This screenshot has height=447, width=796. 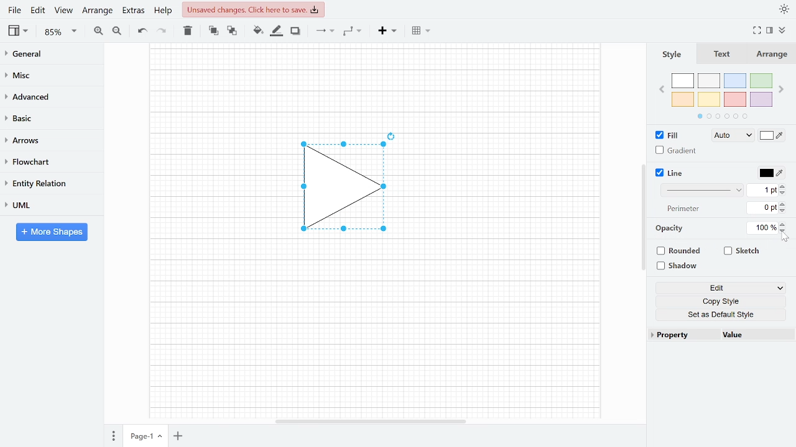 I want to click on ash, so click(x=710, y=81).